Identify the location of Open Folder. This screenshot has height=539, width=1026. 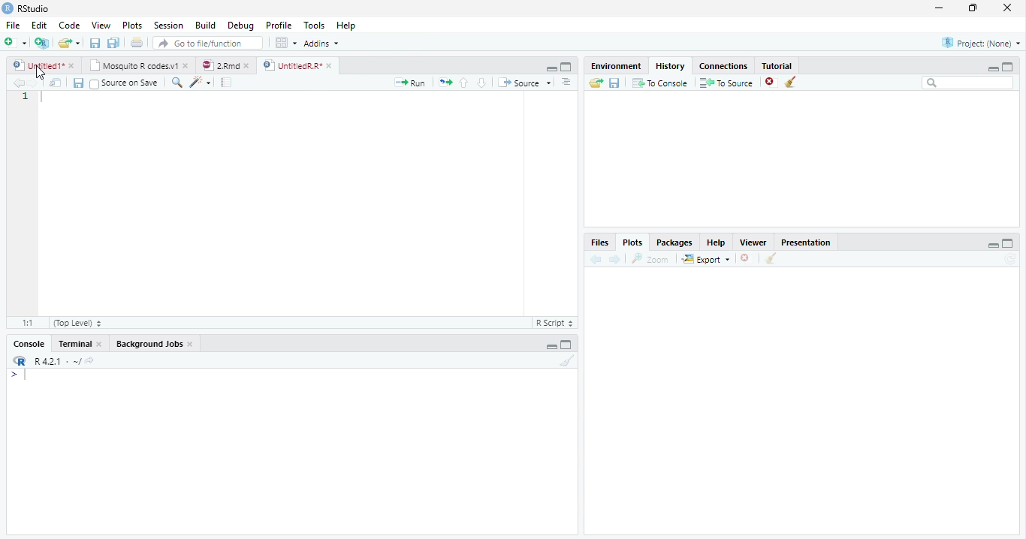
(70, 41).